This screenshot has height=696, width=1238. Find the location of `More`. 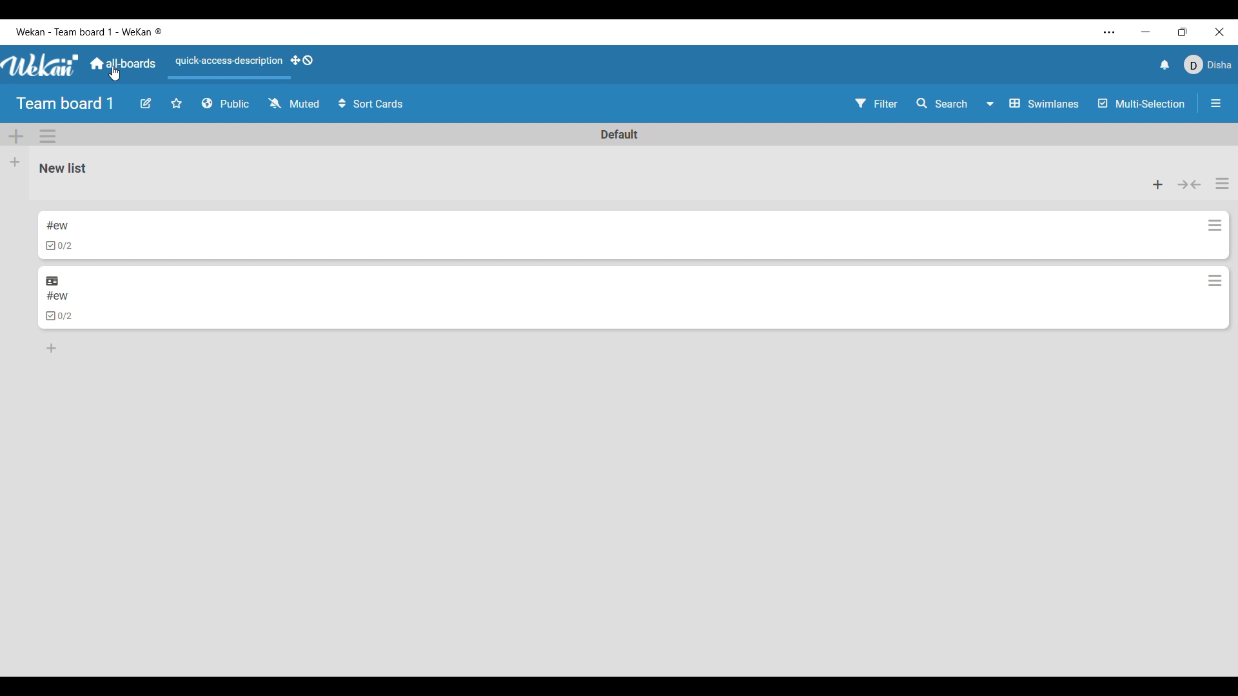

More is located at coordinates (1213, 282).